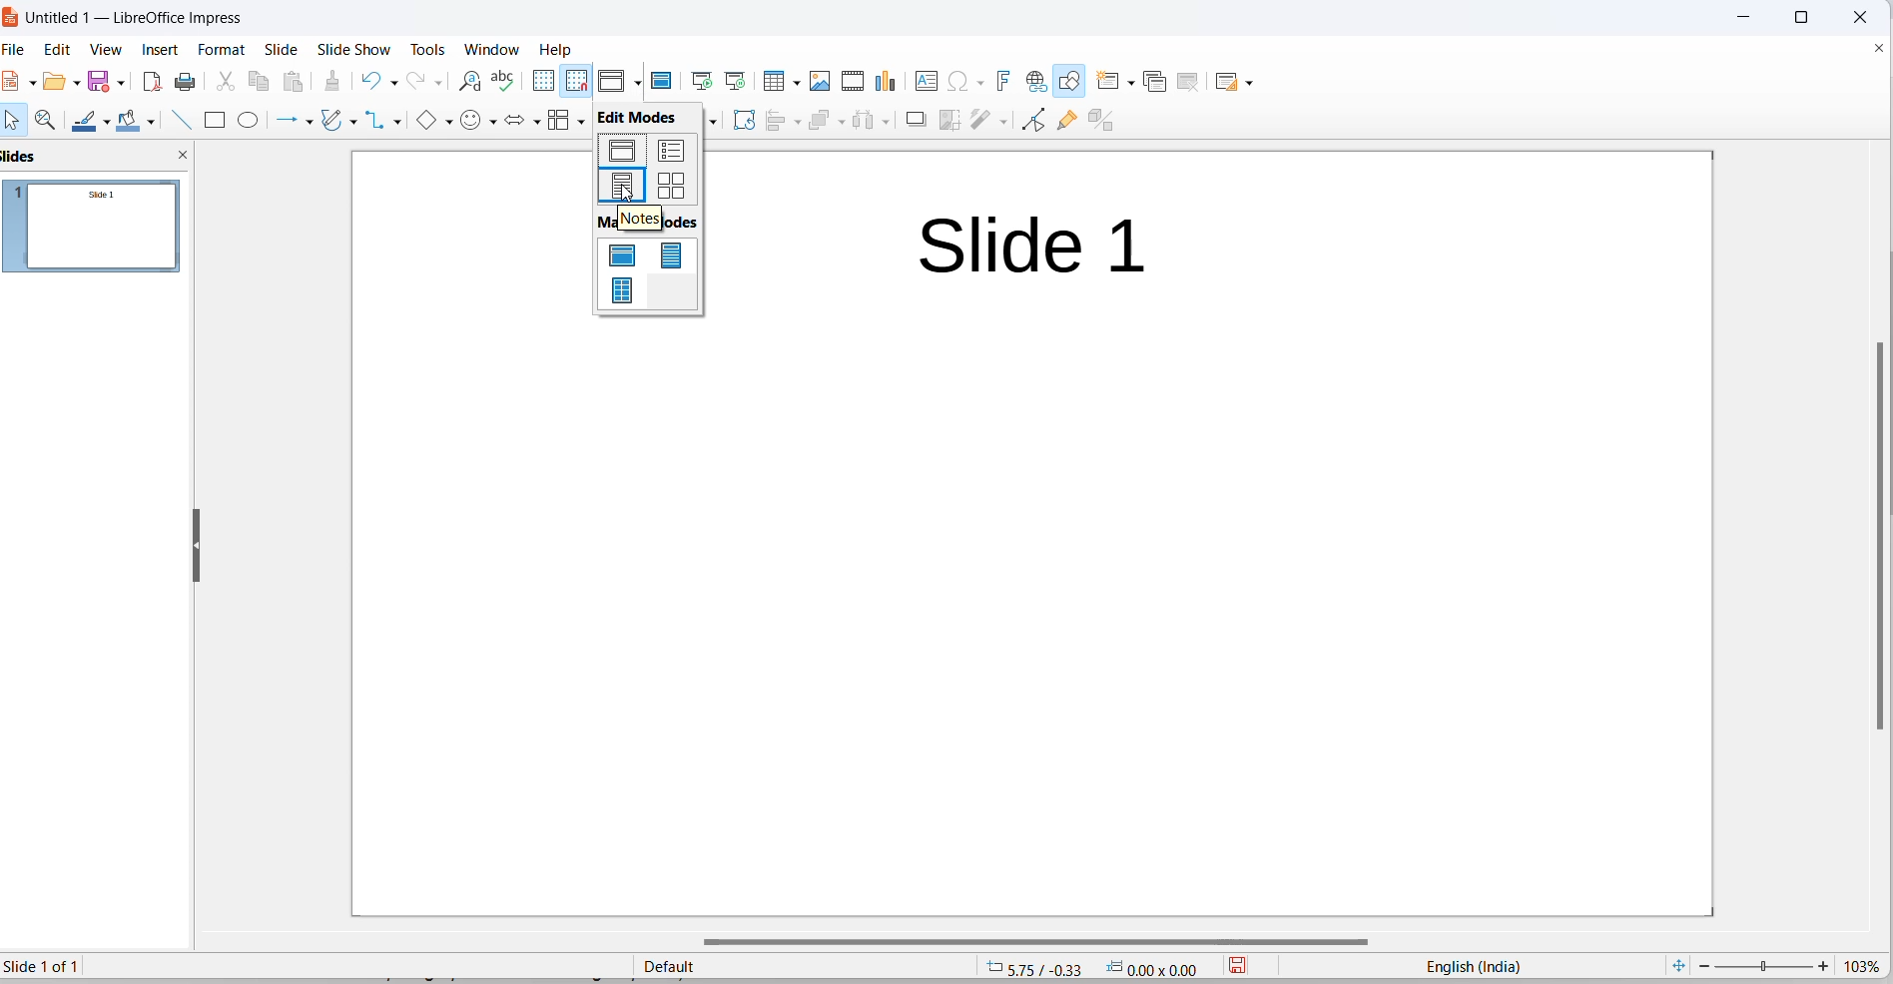 The height and width of the screenshot is (984, 1893). What do you see at coordinates (1879, 49) in the screenshot?
I see `close document` at bounding box center [1879, 49].